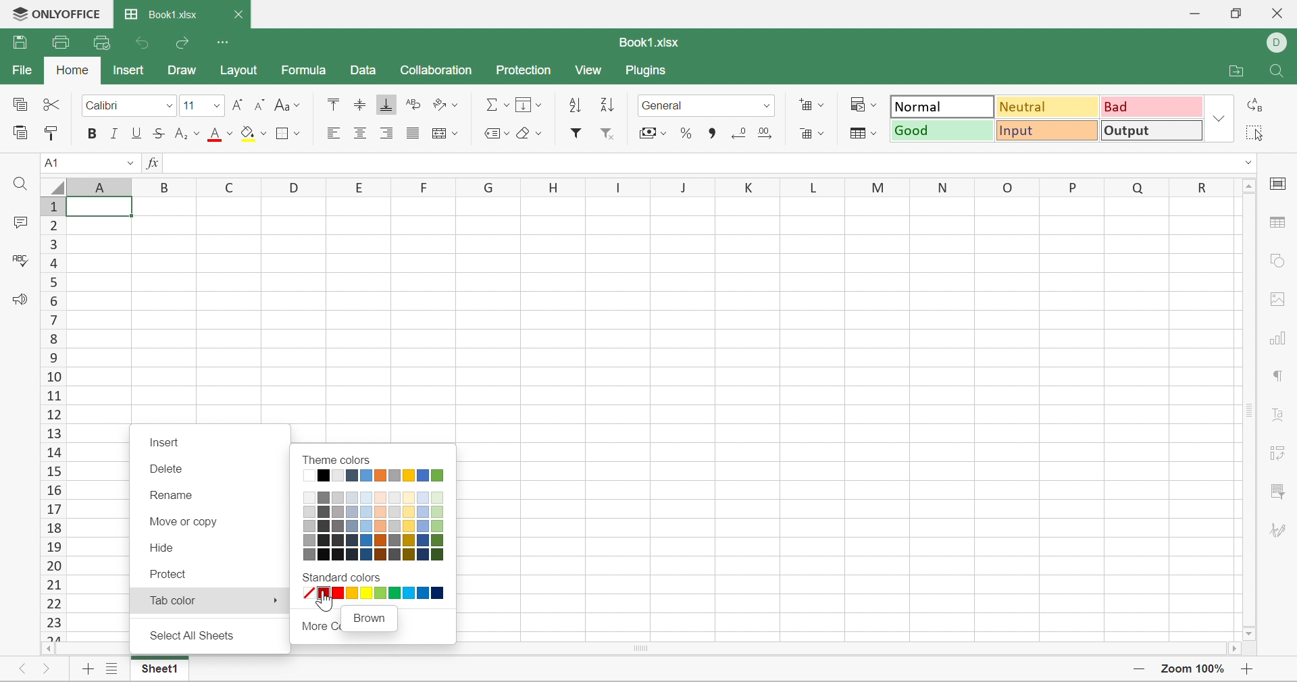  I want to click on Sort descending, so click(605, 104).